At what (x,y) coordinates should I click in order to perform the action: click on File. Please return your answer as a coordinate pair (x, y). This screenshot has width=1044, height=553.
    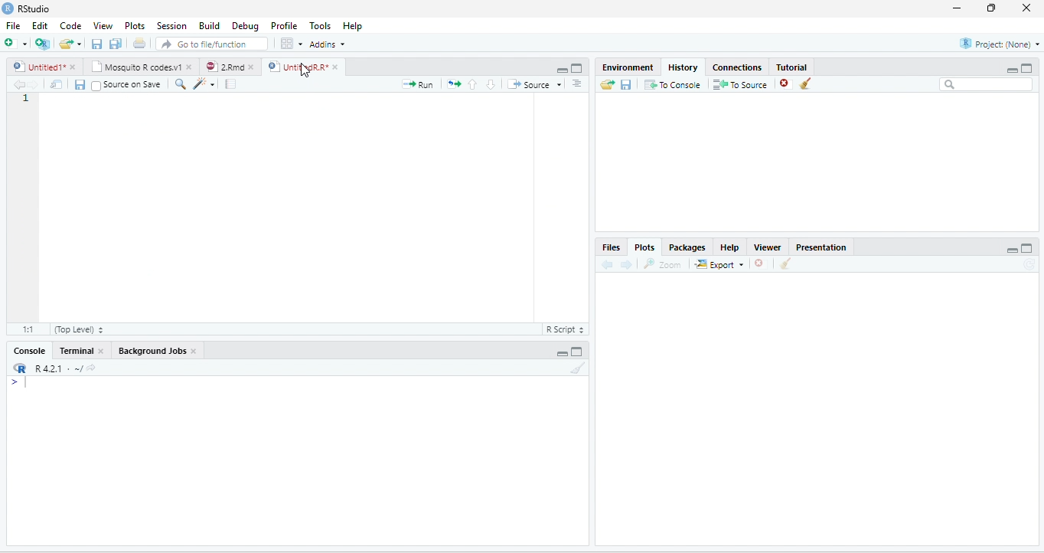
    Looking at the image, I should click on (14, 25).